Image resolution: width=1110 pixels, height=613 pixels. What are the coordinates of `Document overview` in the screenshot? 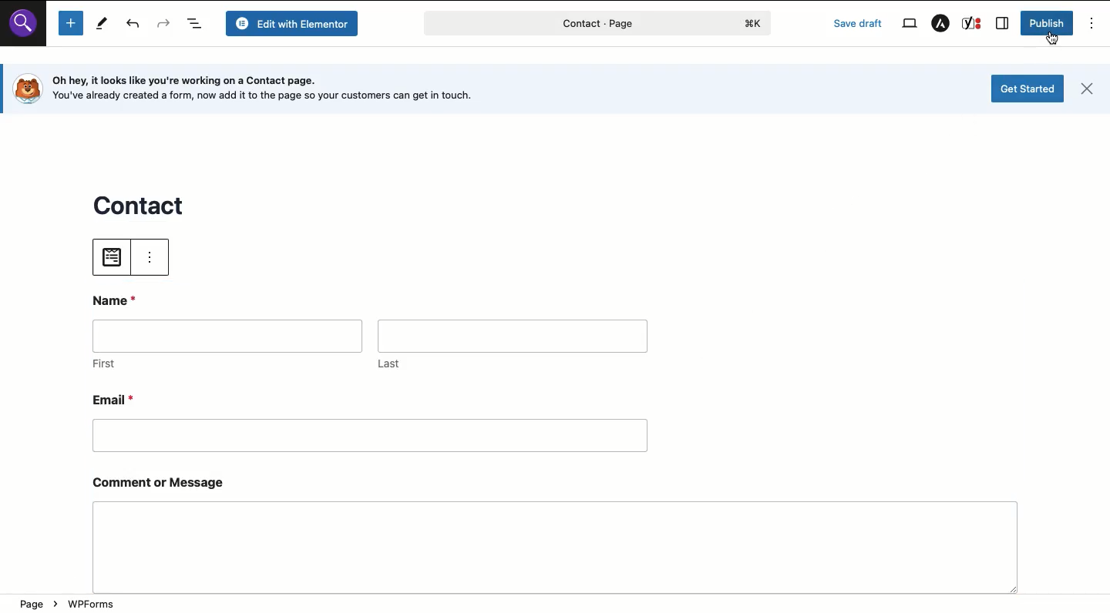 It's located at (197, 24).